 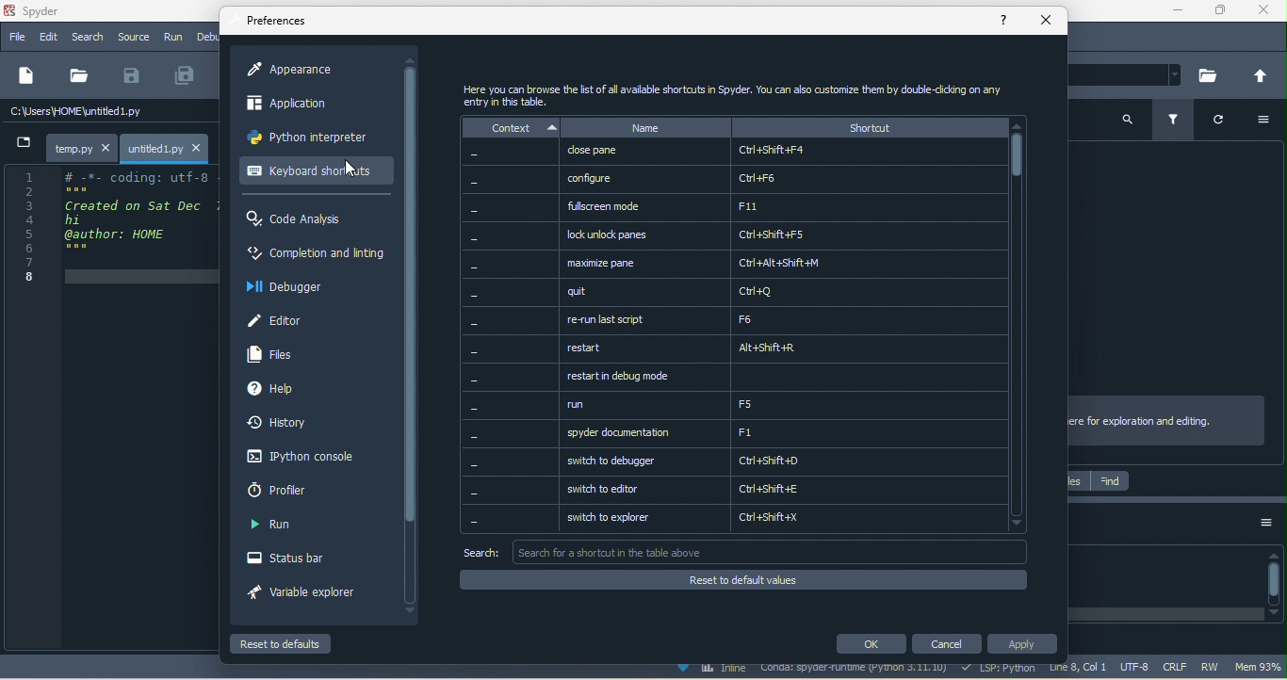 What do you see at coordinates (1214, 122) in the screenshot?
I see `refresh` at bounding box center [1214, 122].